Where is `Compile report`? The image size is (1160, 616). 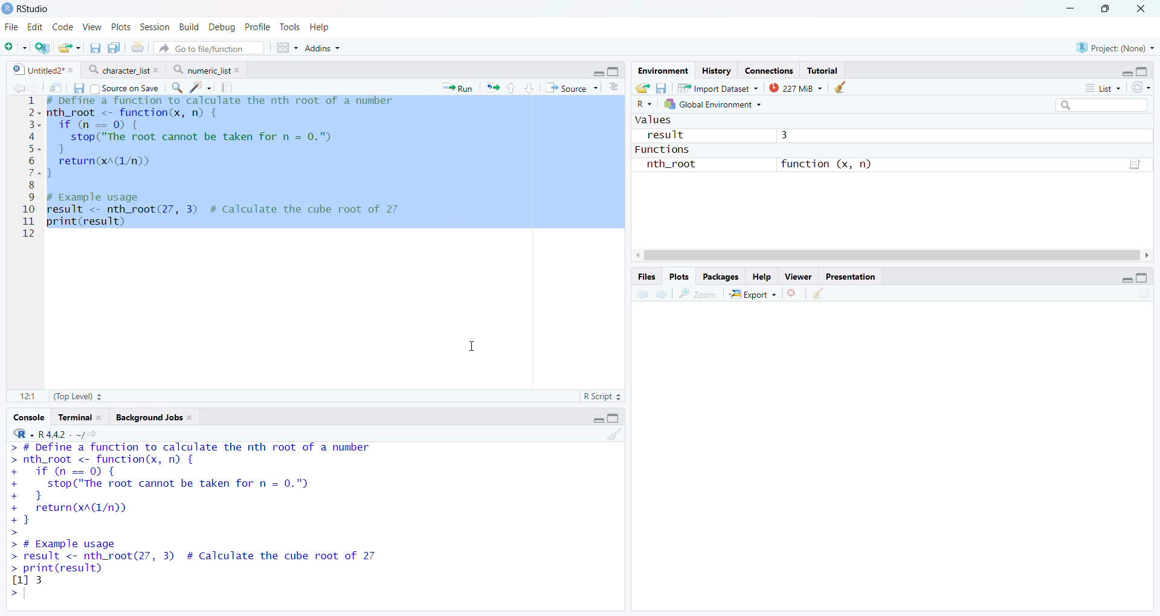 Compile report is located at coordinates (229, 87).